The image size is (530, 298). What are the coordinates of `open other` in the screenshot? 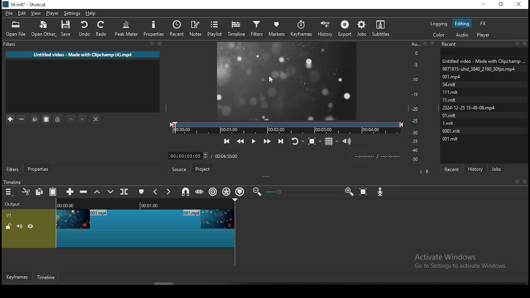 It's located at (44, 30).